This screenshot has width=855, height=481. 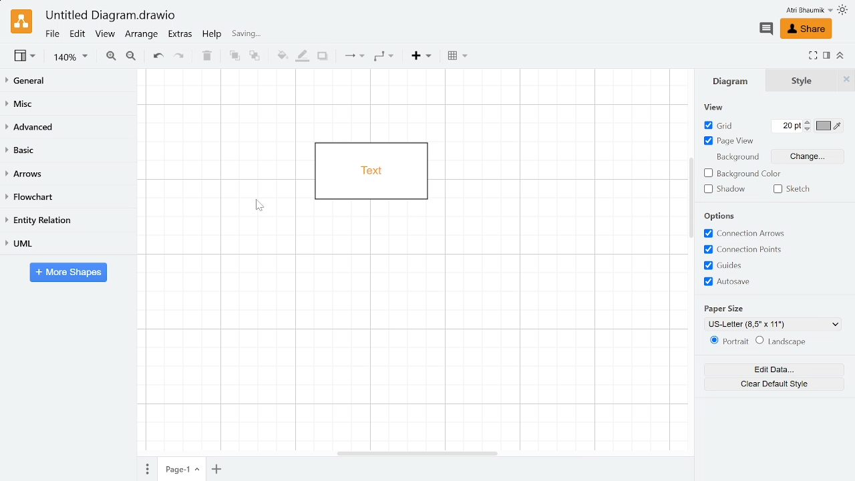 What do you see at coordinates (21, 21) in the screenshot?
I see `Drag.io logo` at bounding box center [21, 21].